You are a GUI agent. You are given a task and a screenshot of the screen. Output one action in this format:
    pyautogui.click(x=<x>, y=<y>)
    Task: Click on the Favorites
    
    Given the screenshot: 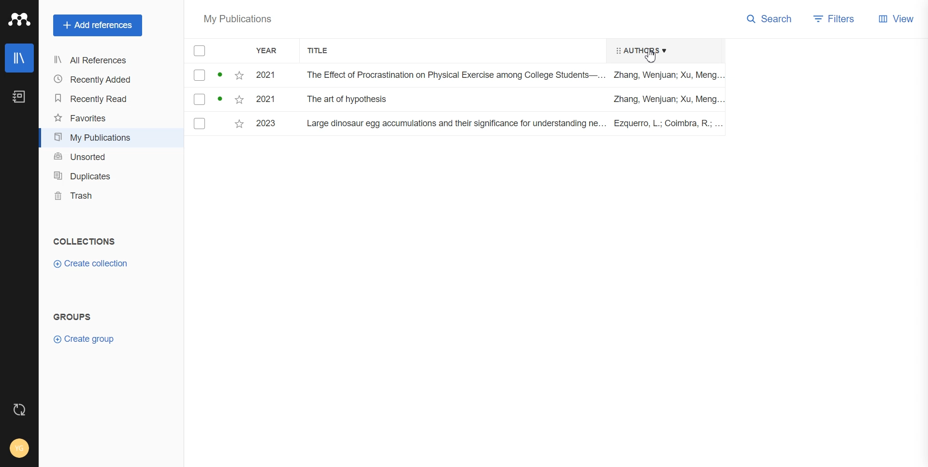 What is the action you would take?
    pyautogui.click(x=240, y=74)
    